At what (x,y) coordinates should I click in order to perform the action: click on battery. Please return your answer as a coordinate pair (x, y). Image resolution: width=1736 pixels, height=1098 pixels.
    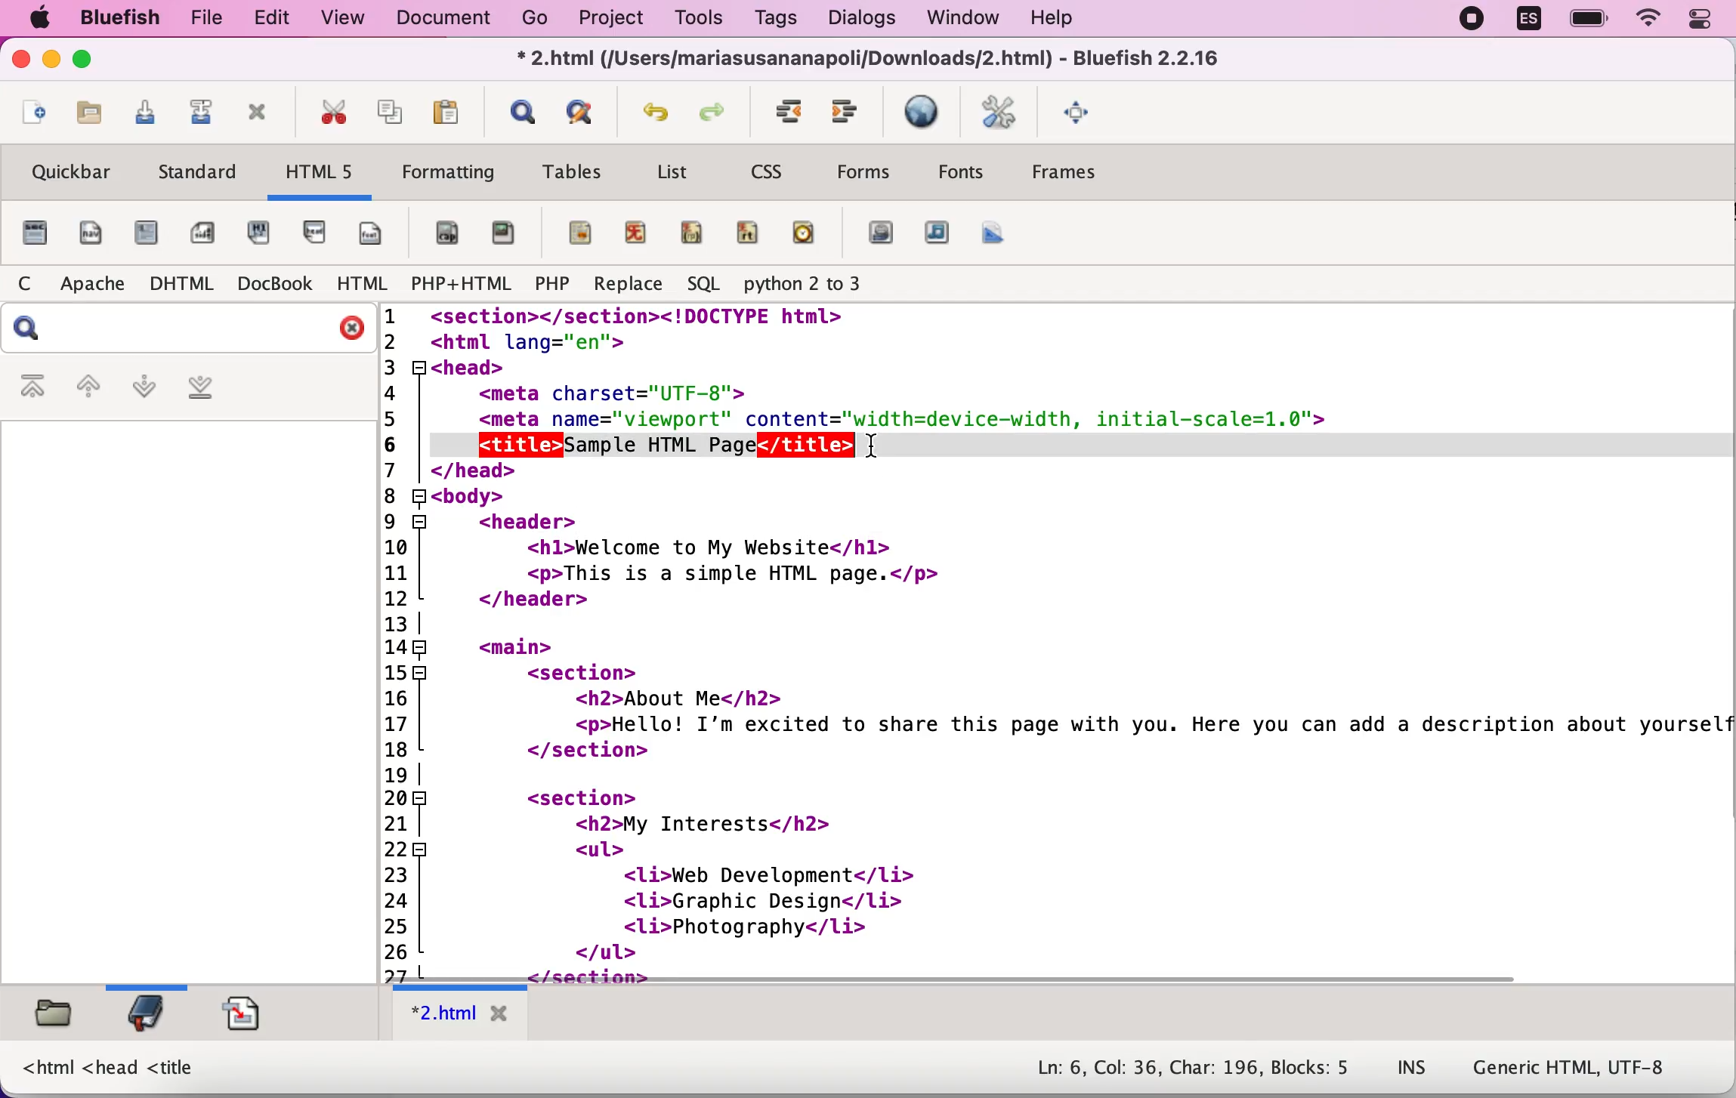
    Looking at the image, I should click on (1589, 20).